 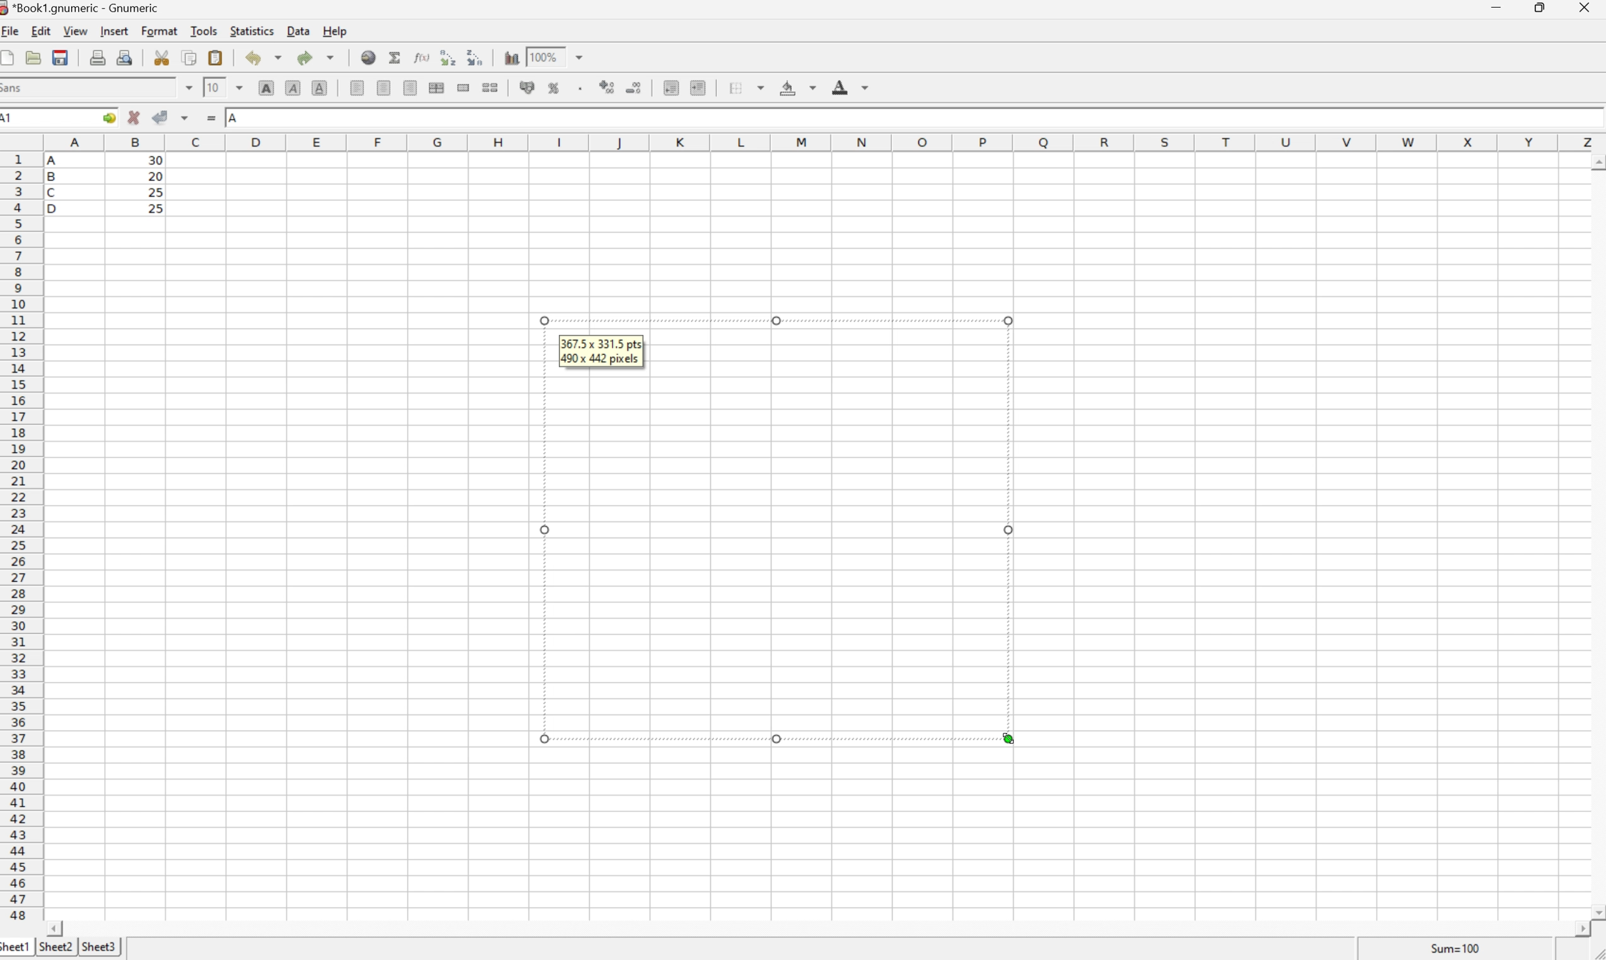 What do you see at coordinates (58, 208) in the screenshot?
I see `D` at bounding box center [58, 208].